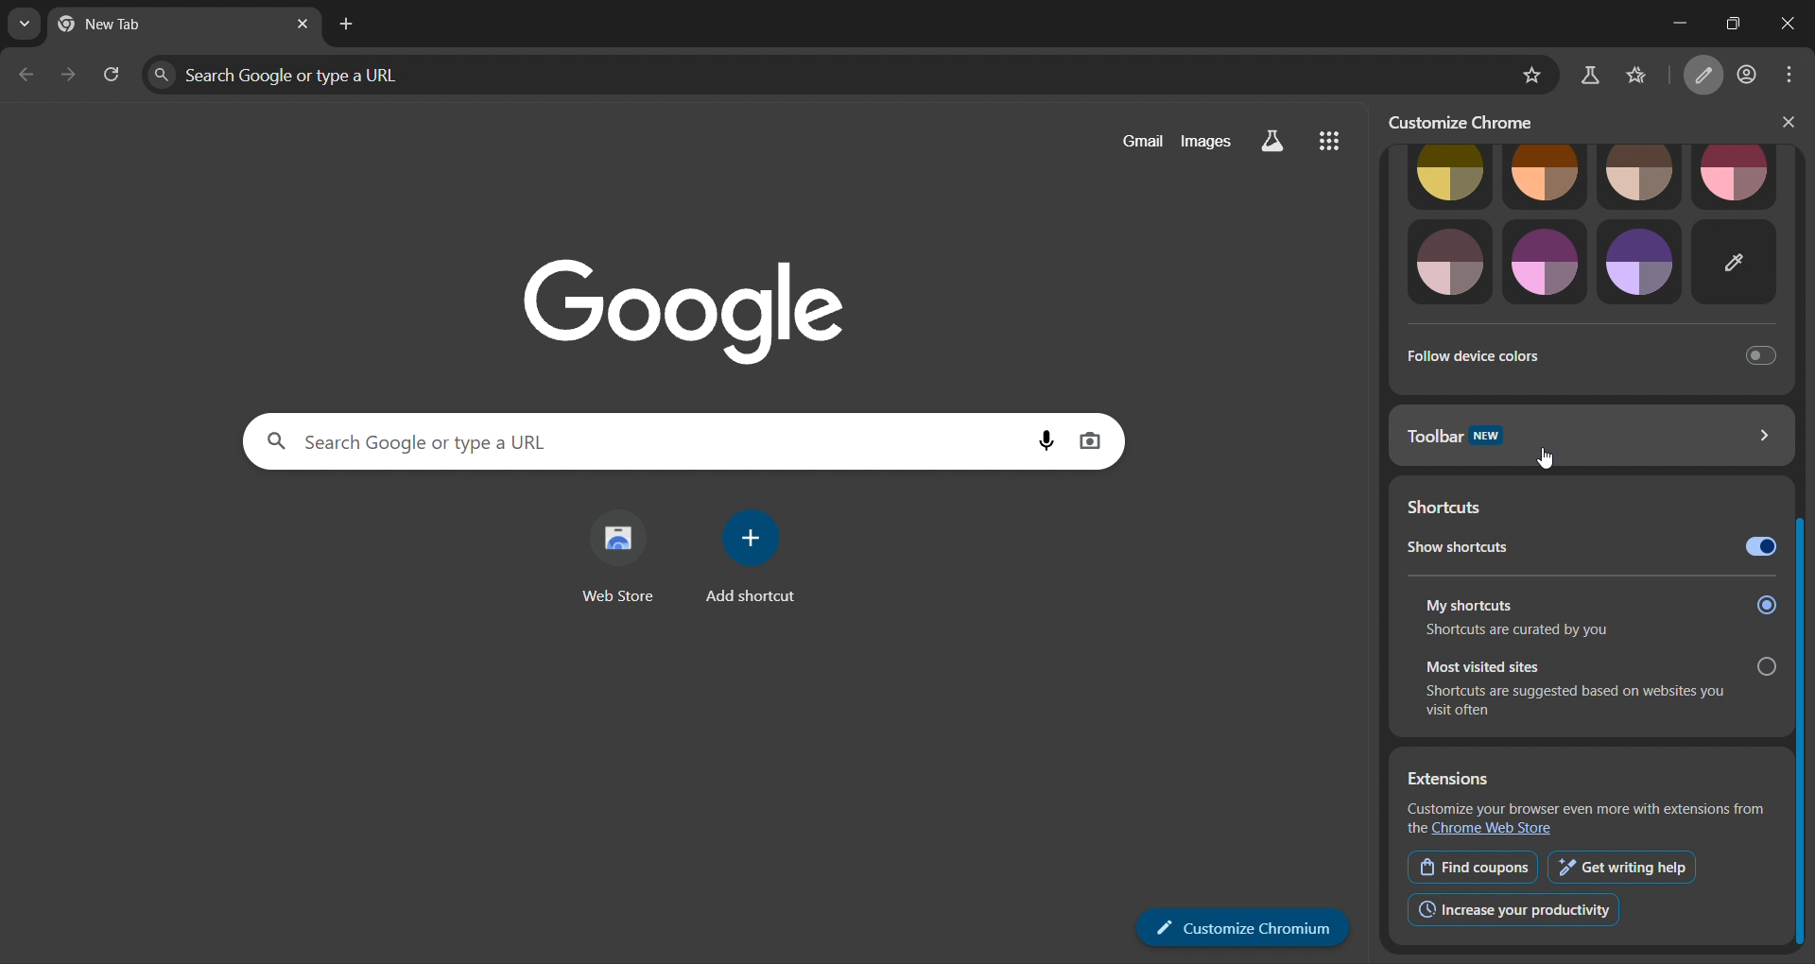 This screenshot has width=1815, height=964. I want to click on reload page, so click(113, 77).